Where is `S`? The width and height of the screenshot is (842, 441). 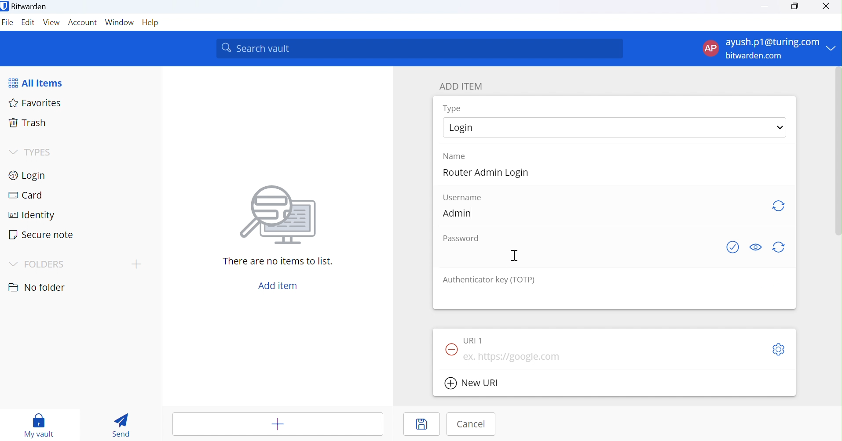 S is located at coordinates (778, 351).